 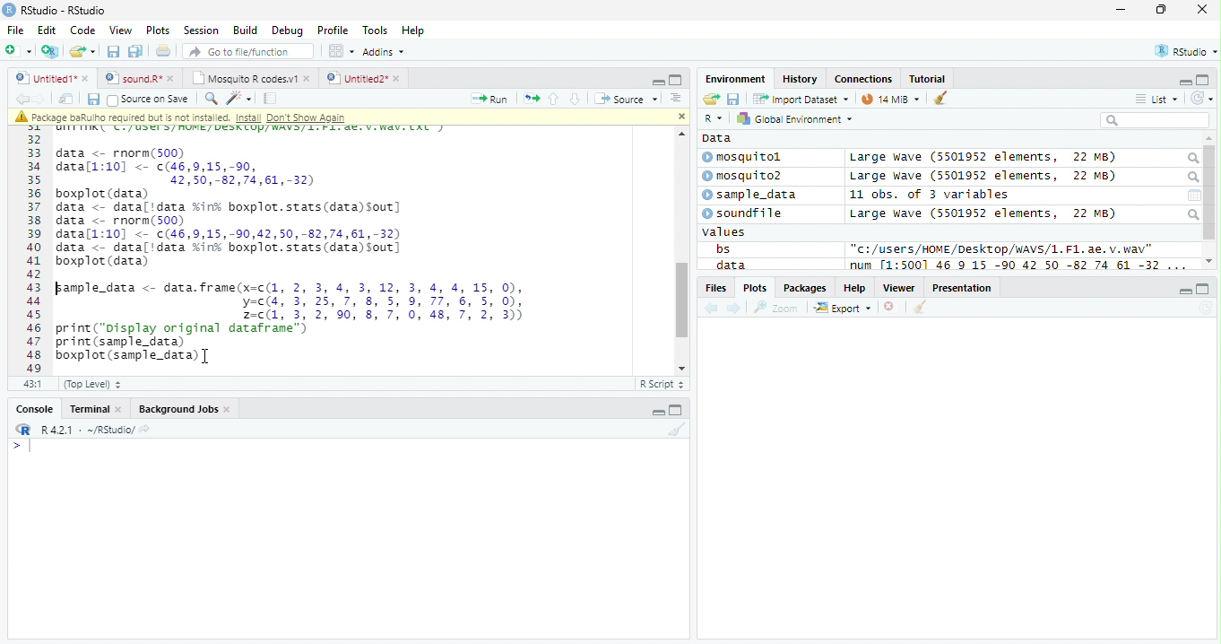 What do you see at coordinates (1209, 139) in the screenshot?
I see `scroll up` at bounding box center [1209, 139].